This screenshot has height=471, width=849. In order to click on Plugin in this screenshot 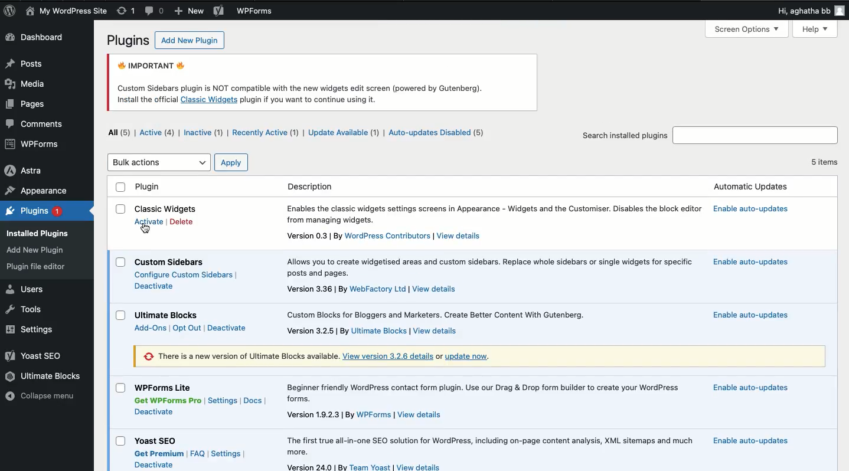, I will do `click(451, 187)`.